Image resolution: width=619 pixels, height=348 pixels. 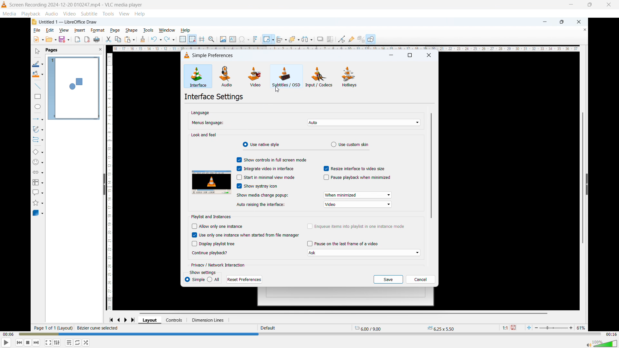 What do you see at coordinates (267, 177) in the screenshot?
I see `Start in minimal view mode ` at bounding box center [267, 177].